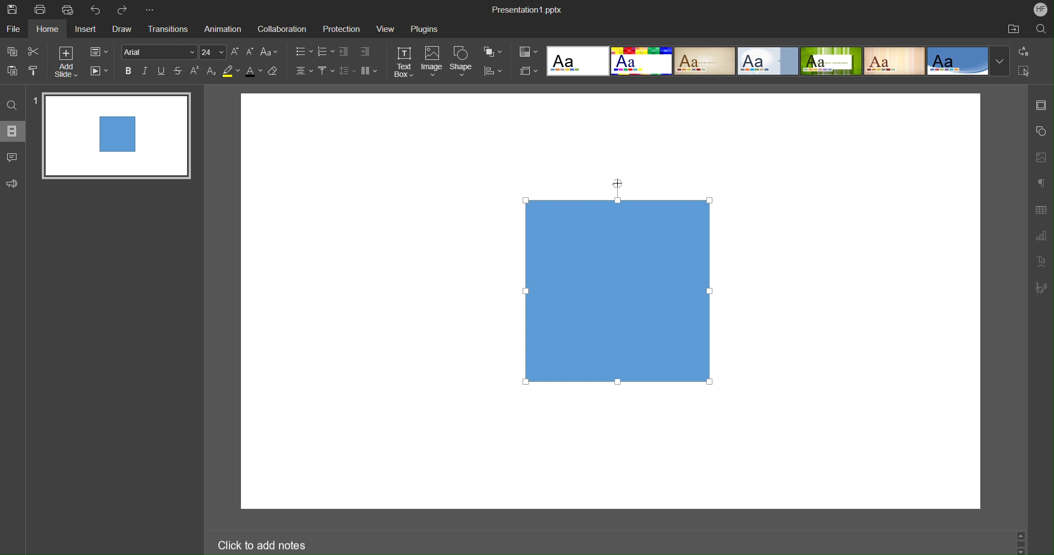 The height and width of the screenshot is (555, 1054). What do you see at coordinates (275, 71) in the screenshot?
I see `Erase Style` at bounding box center [275, 71].